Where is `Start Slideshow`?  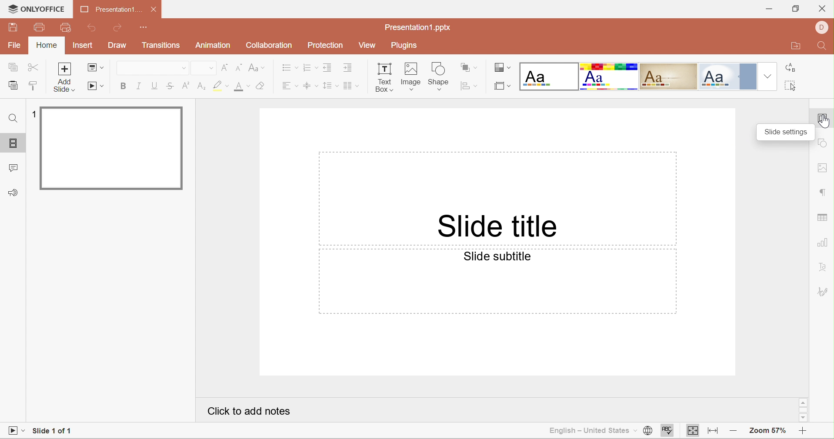
Start Slideshow is located at coordinates (96, 86).